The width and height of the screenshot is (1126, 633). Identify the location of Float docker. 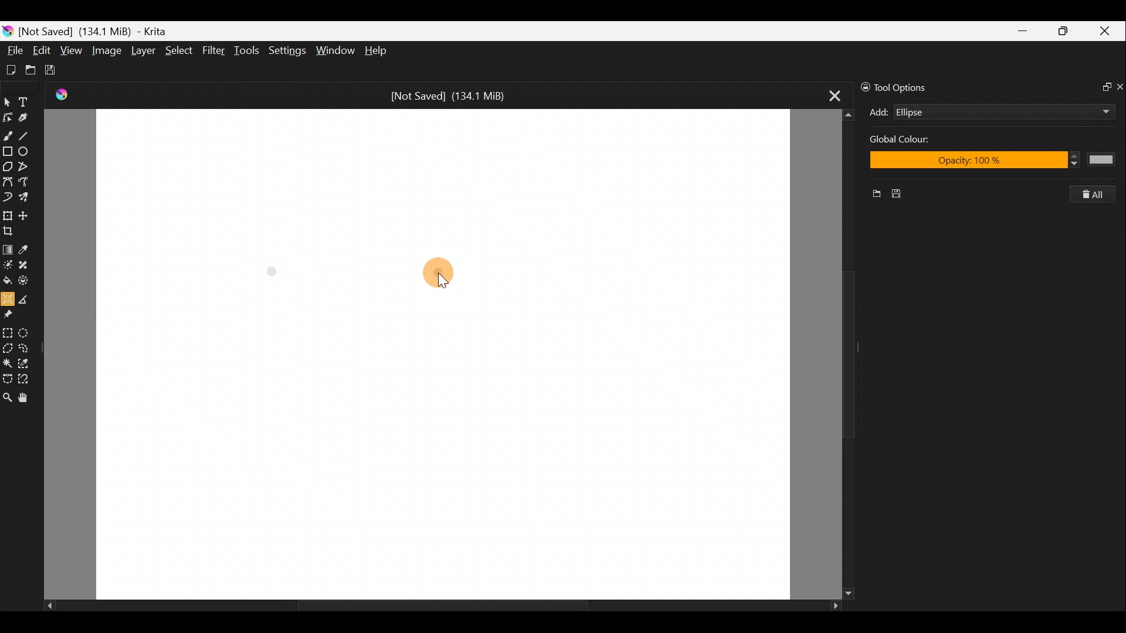
(1101, 88).